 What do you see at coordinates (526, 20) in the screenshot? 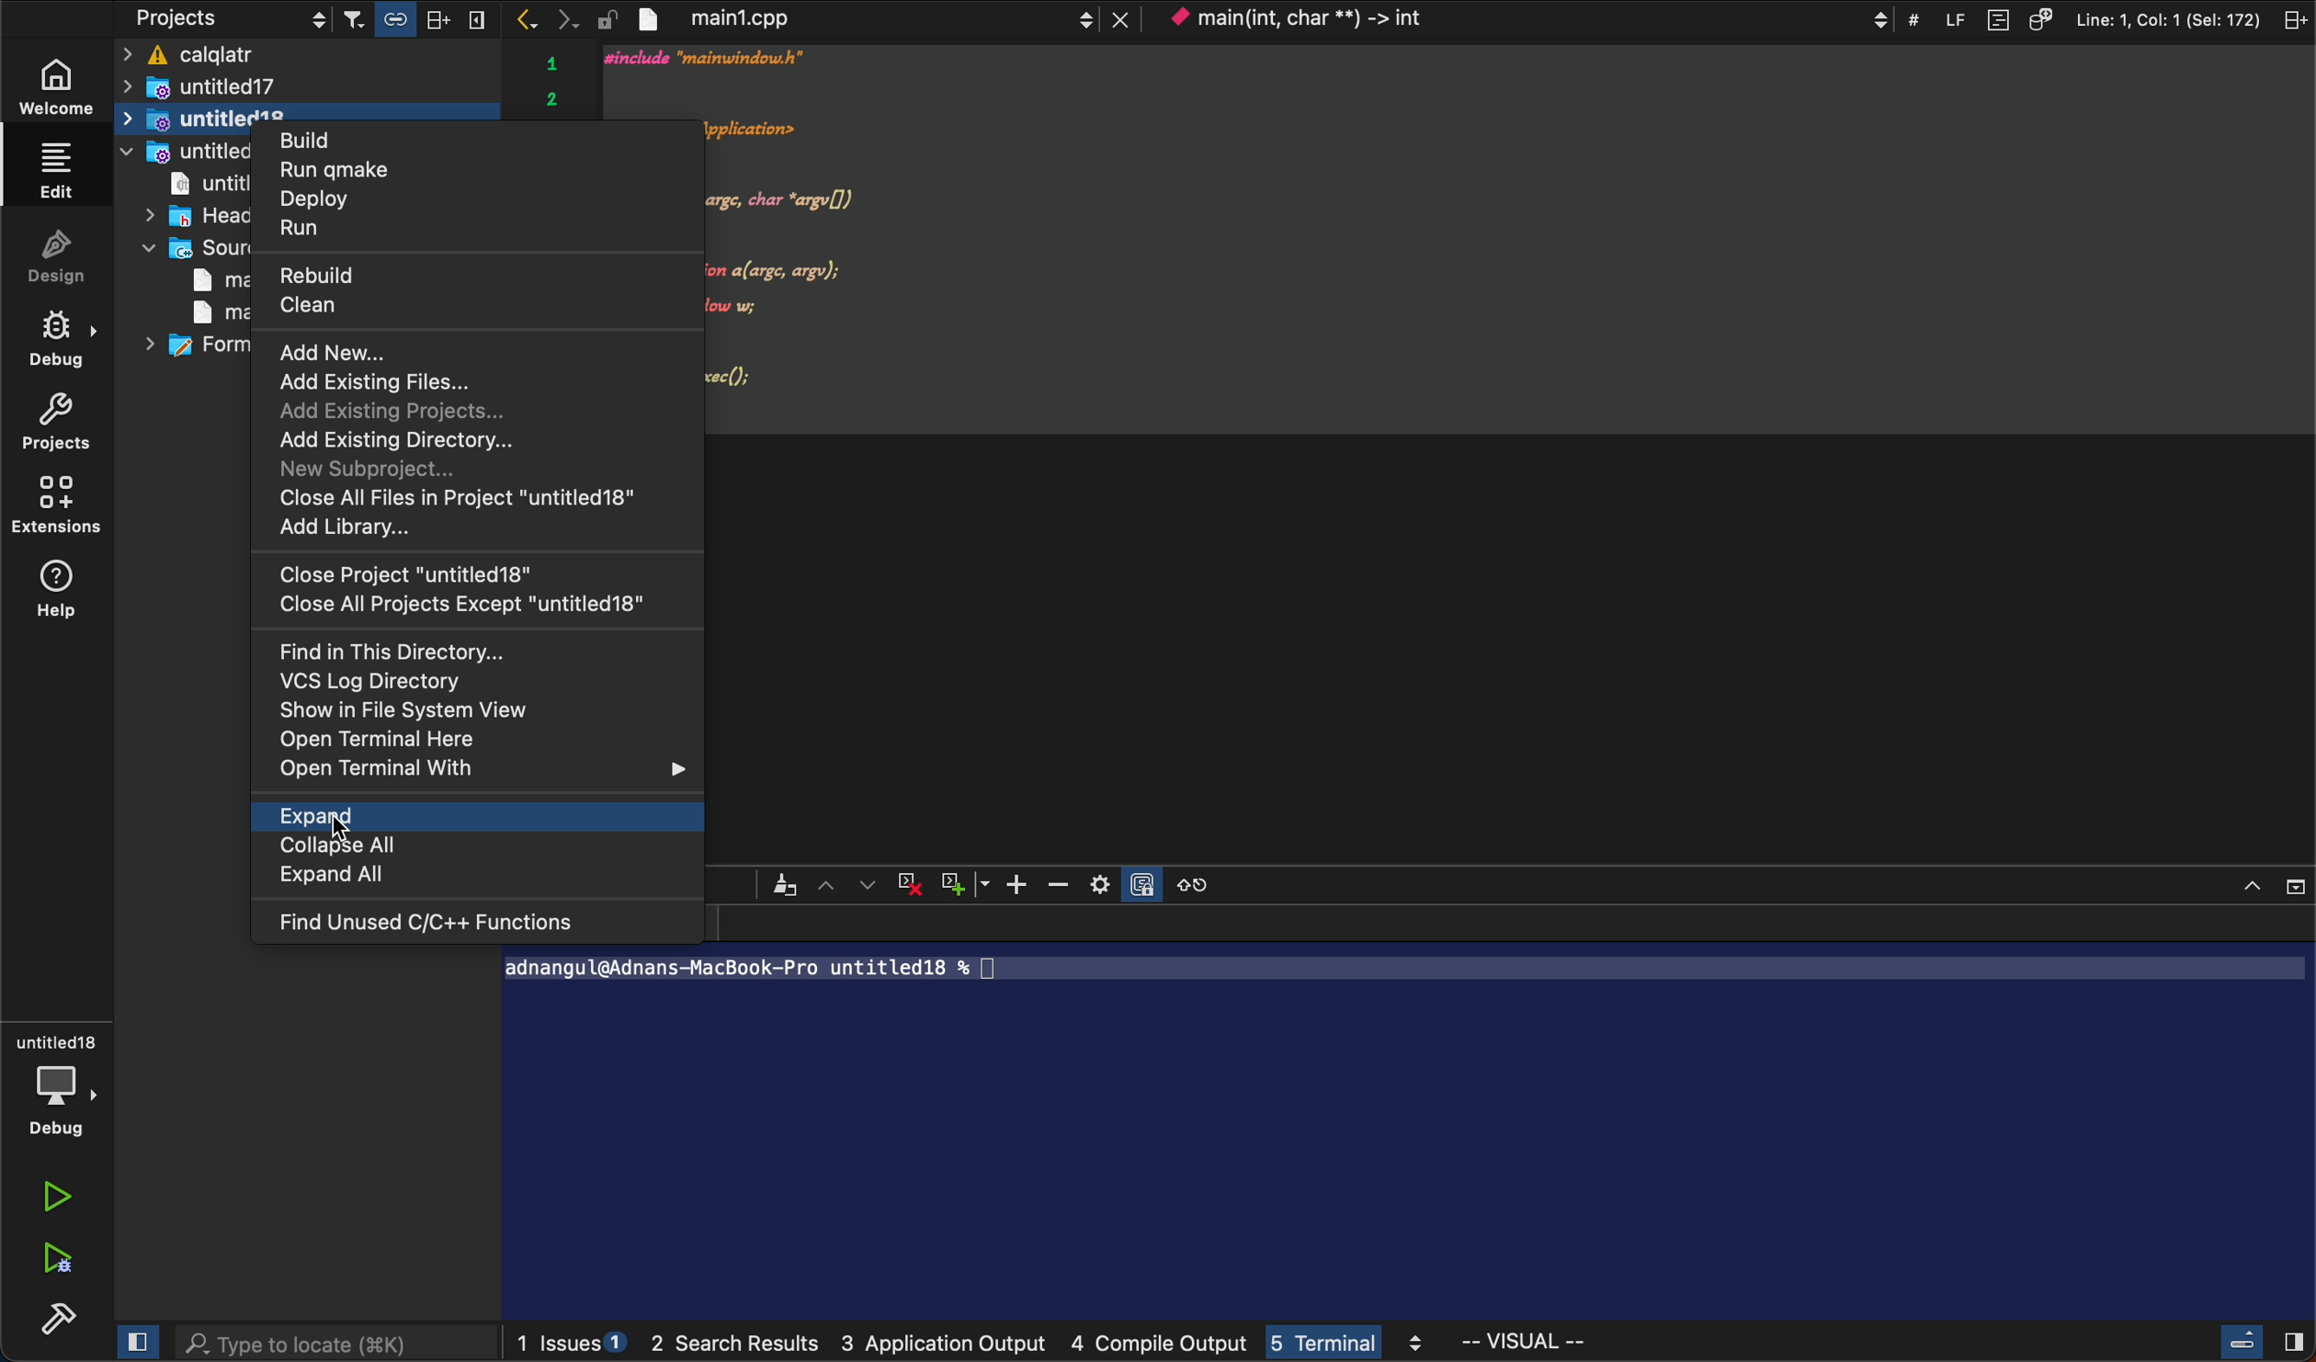
I see `previous` at bounding box center [526, 20].